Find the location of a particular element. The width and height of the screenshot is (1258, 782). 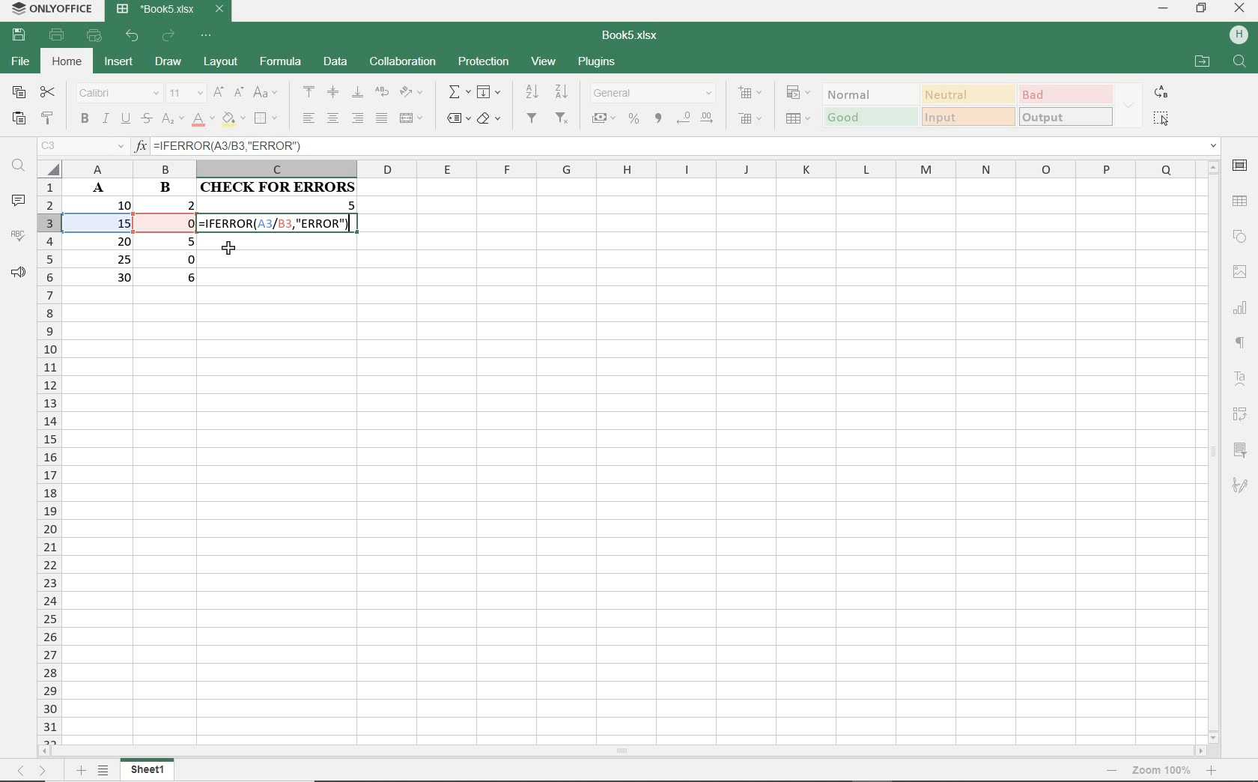

CHANGE DECIMAL is located at coordinates (697, 120).